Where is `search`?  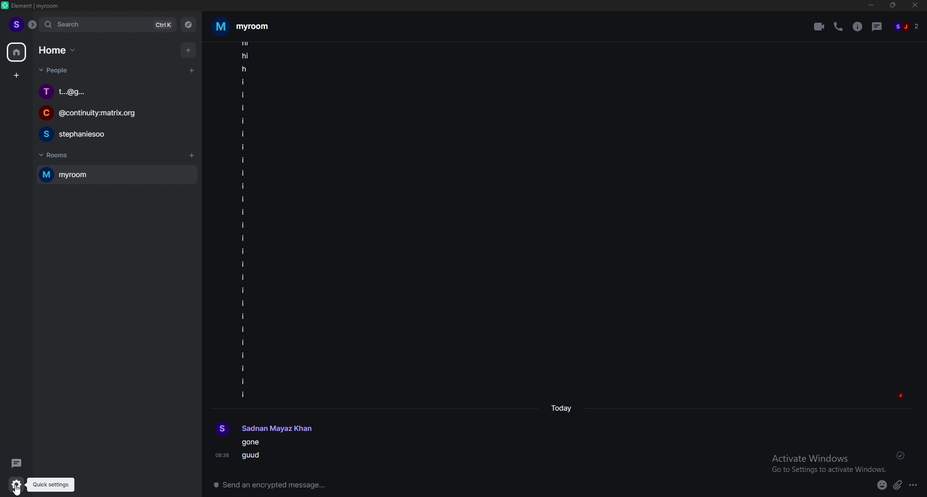 search is located at coordinates (107, 25).